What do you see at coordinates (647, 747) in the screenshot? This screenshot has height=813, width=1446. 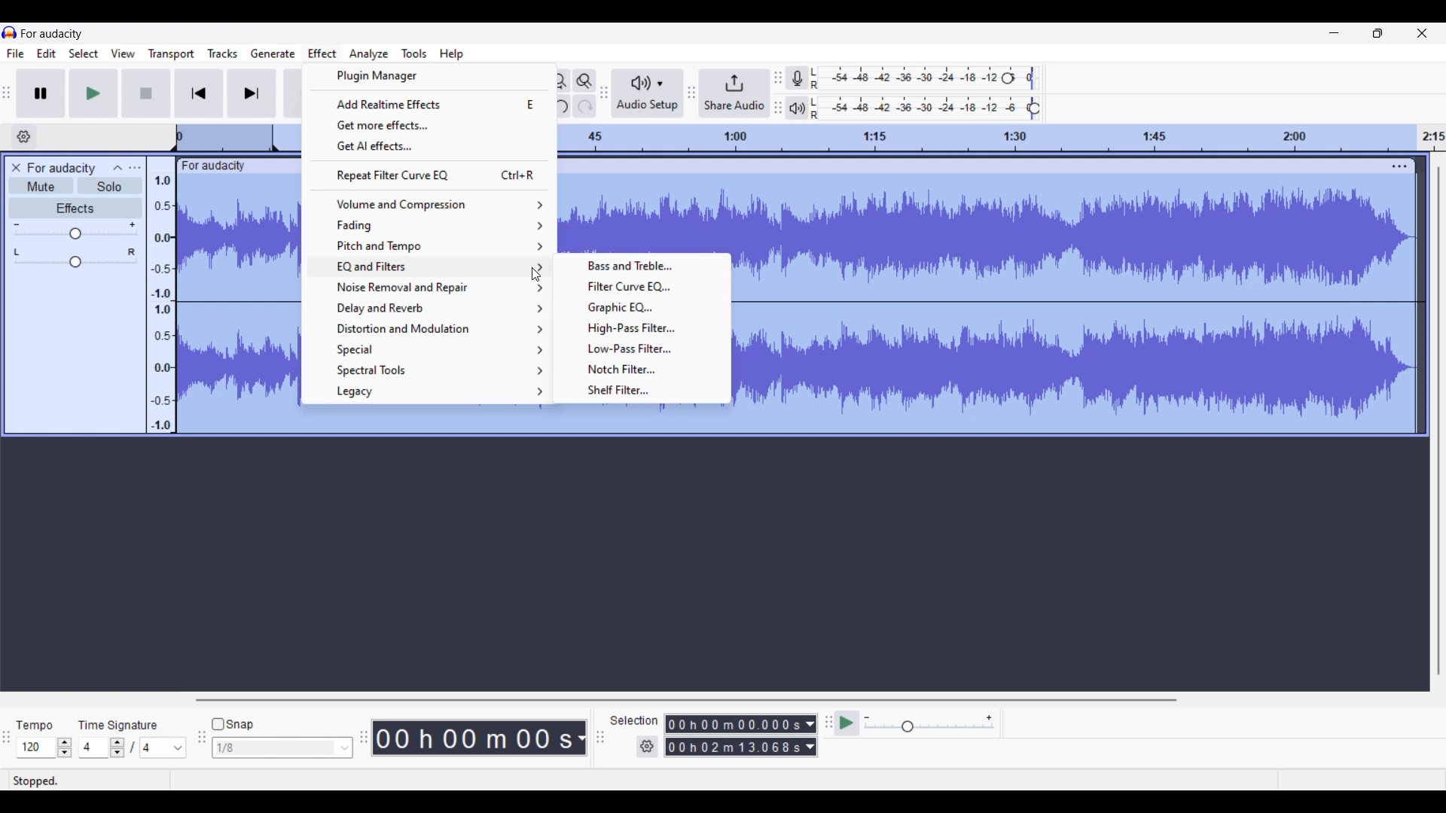 I see `Selection settings` at bounding box center [647, 747].